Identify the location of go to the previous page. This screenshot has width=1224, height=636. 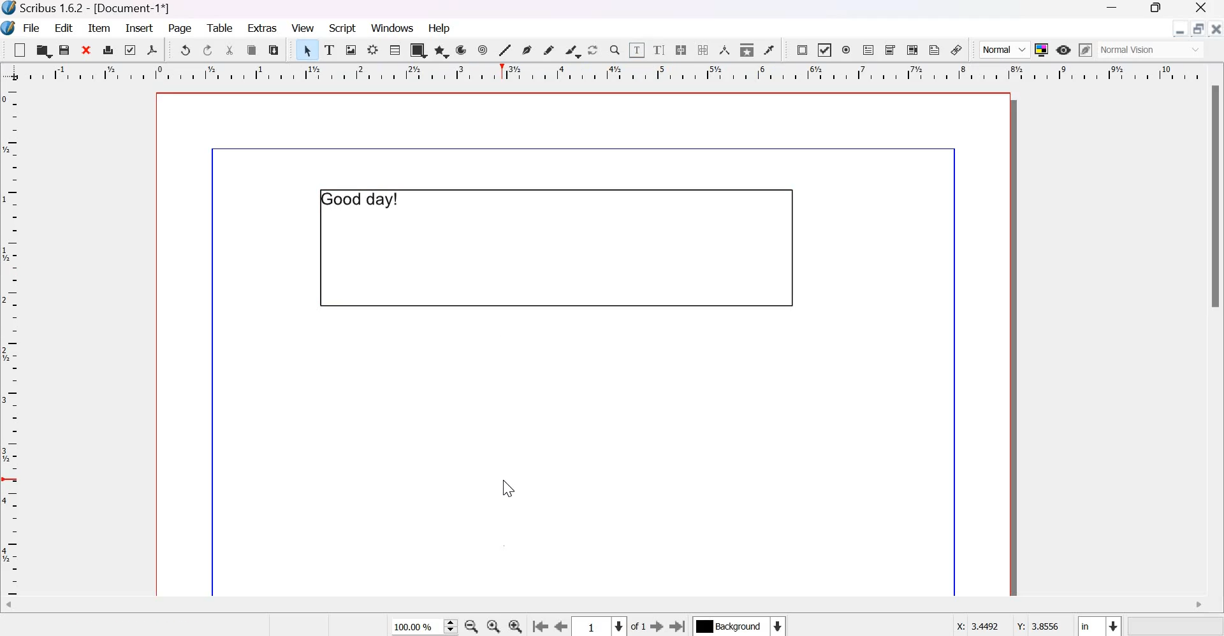
(540, 627).